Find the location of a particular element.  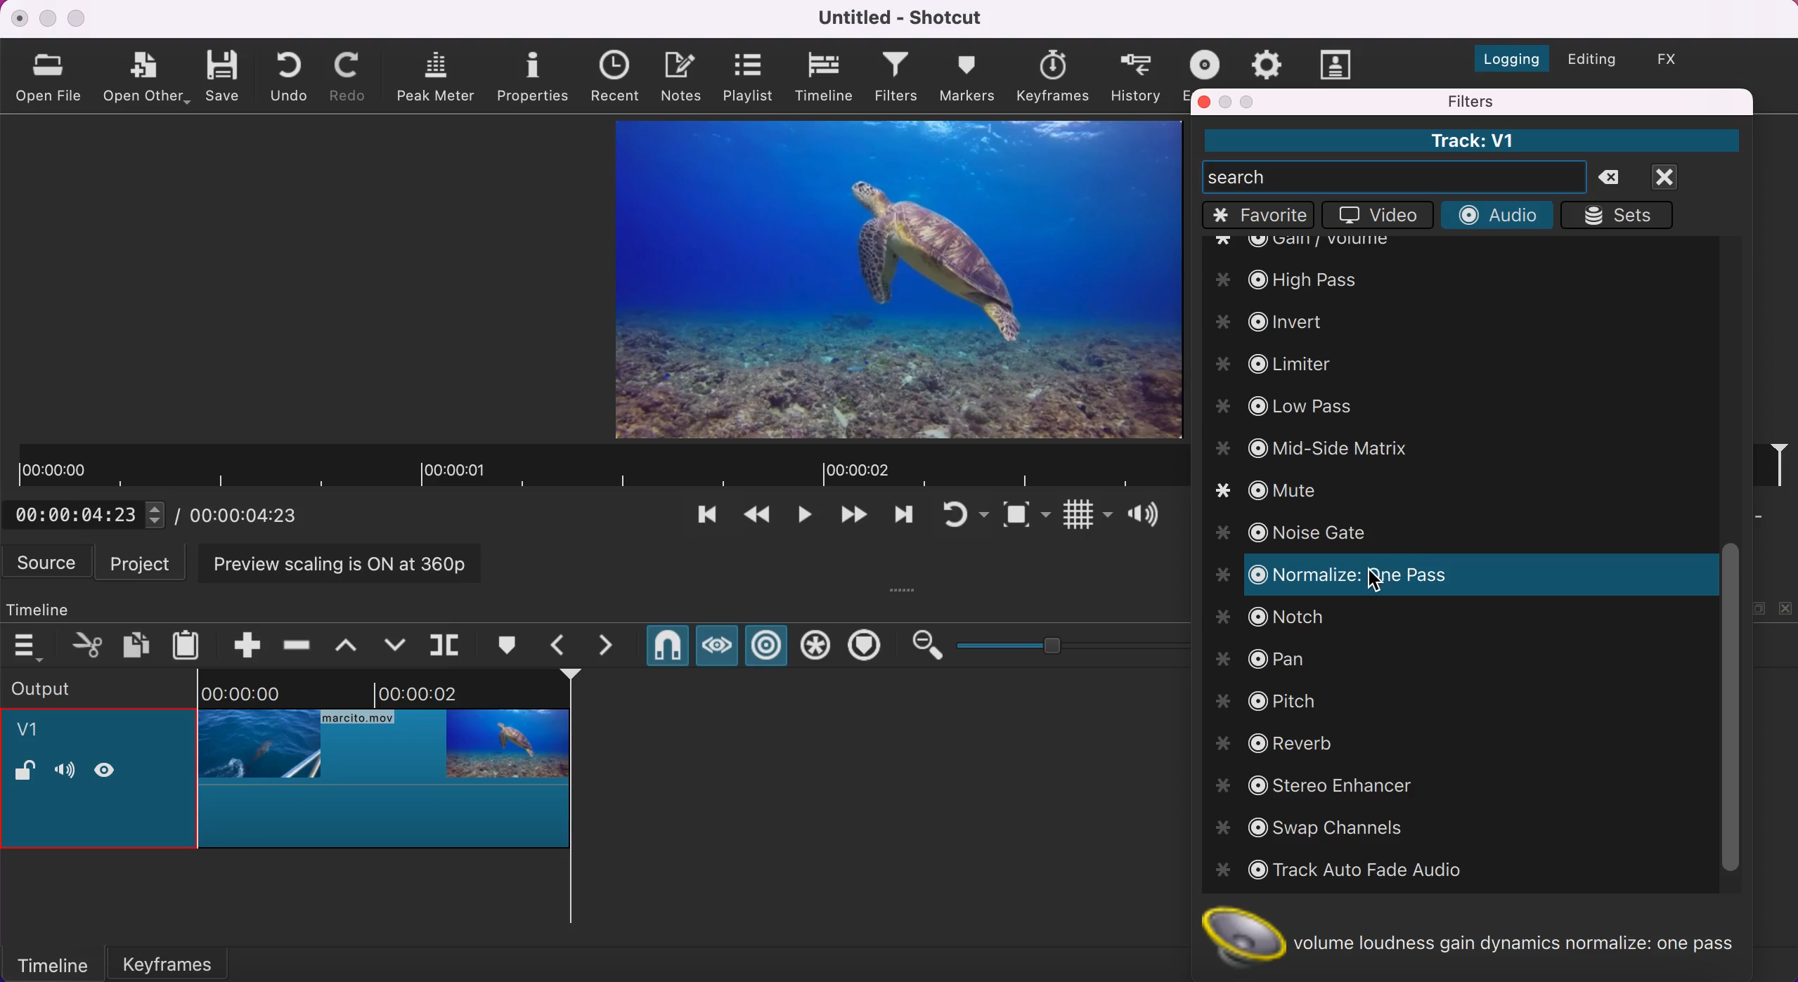

switch to the editing layout is located at coordinates (1590, 61).